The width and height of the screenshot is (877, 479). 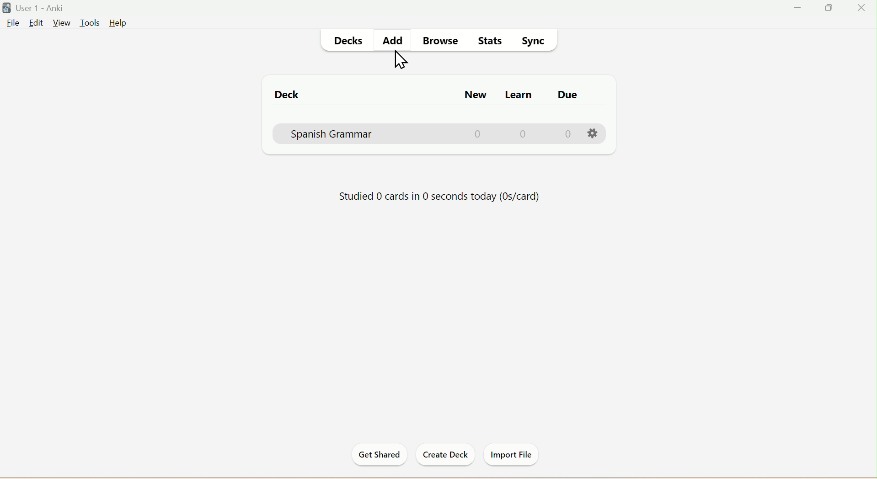 I want to click on Deck, so click(x=290, y=95).